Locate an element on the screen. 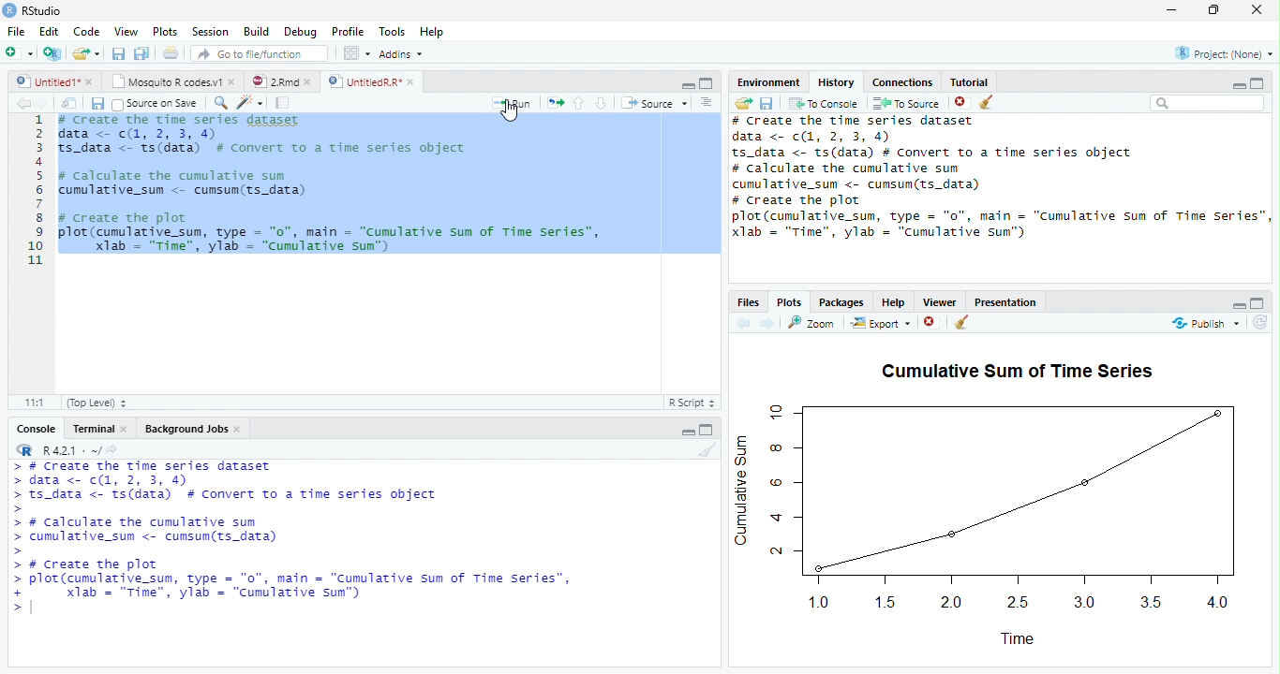 This screenshot has height=674, width=1280. Delete is located at coordinates (959, 101).